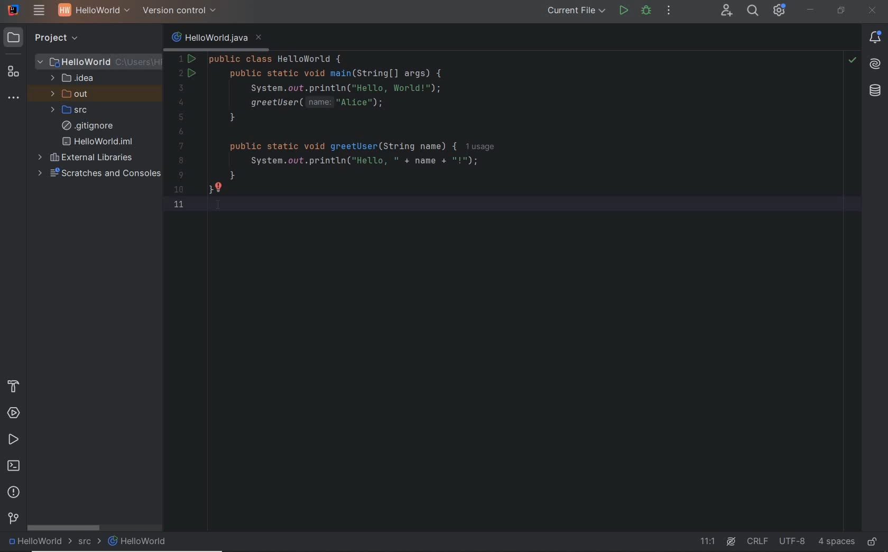 This screenshot has height=552, width=888. I want to click on debug, so click(647, 12).